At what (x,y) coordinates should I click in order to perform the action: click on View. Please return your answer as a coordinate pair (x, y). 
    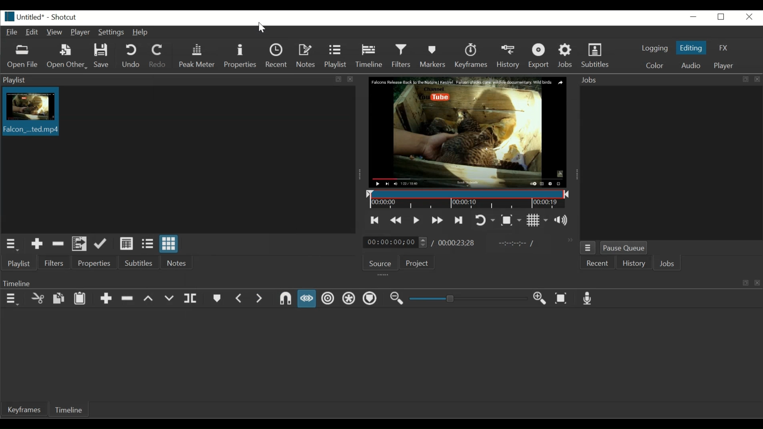
    Looking at the image, I should click on (56, 33).